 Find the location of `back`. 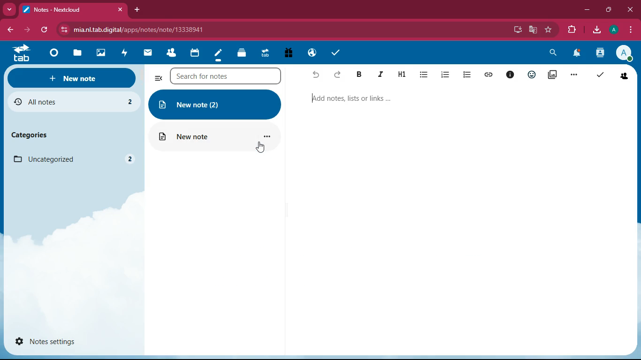

back is located at coordinates (8, 29).